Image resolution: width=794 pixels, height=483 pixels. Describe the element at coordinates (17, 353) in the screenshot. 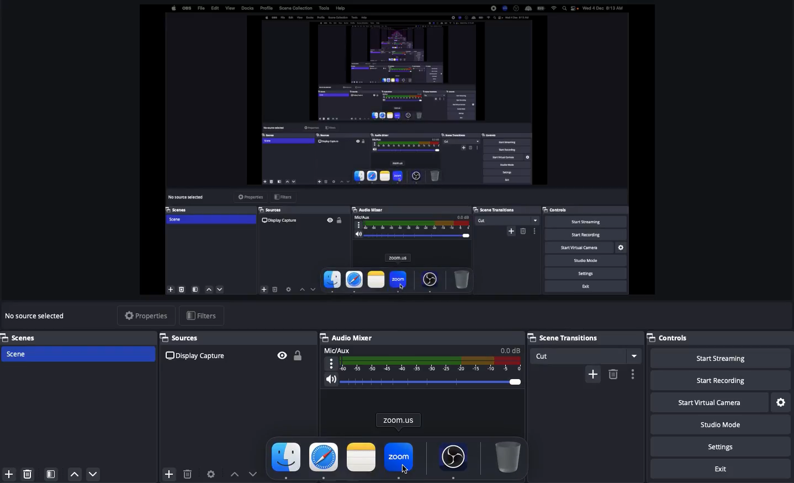

I see `Scene` at that location.